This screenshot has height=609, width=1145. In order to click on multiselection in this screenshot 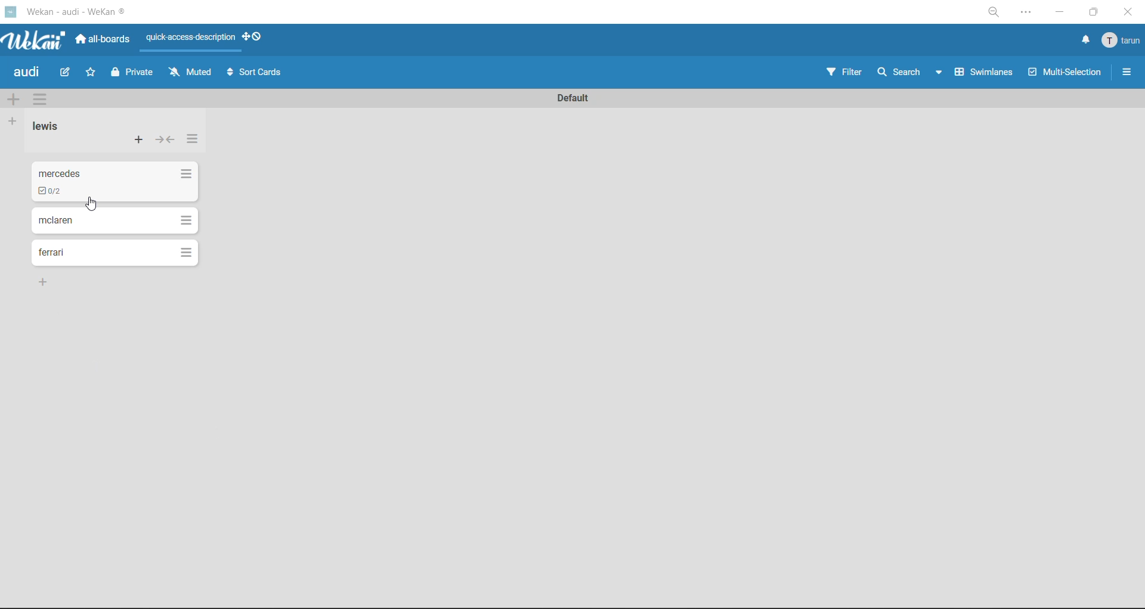, I will do `click(1064, 74)`.